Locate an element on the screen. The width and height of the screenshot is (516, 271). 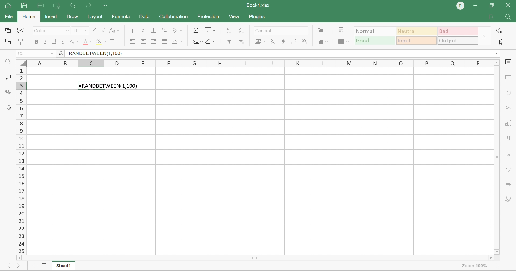
Copy style is located at coordinates (21, 41).